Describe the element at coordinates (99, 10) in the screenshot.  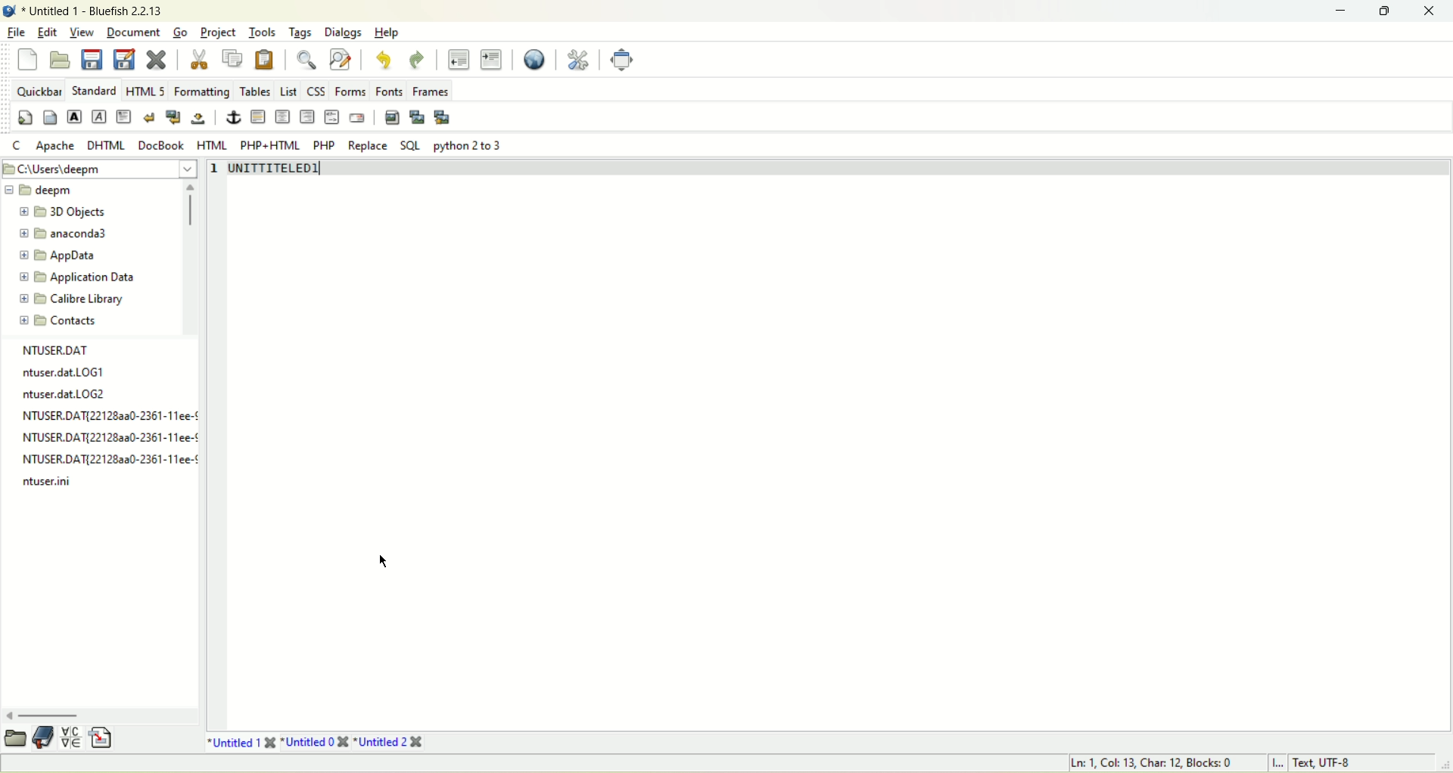
I see `* untitled 1 - Bluefish 2.2.13` at that location.